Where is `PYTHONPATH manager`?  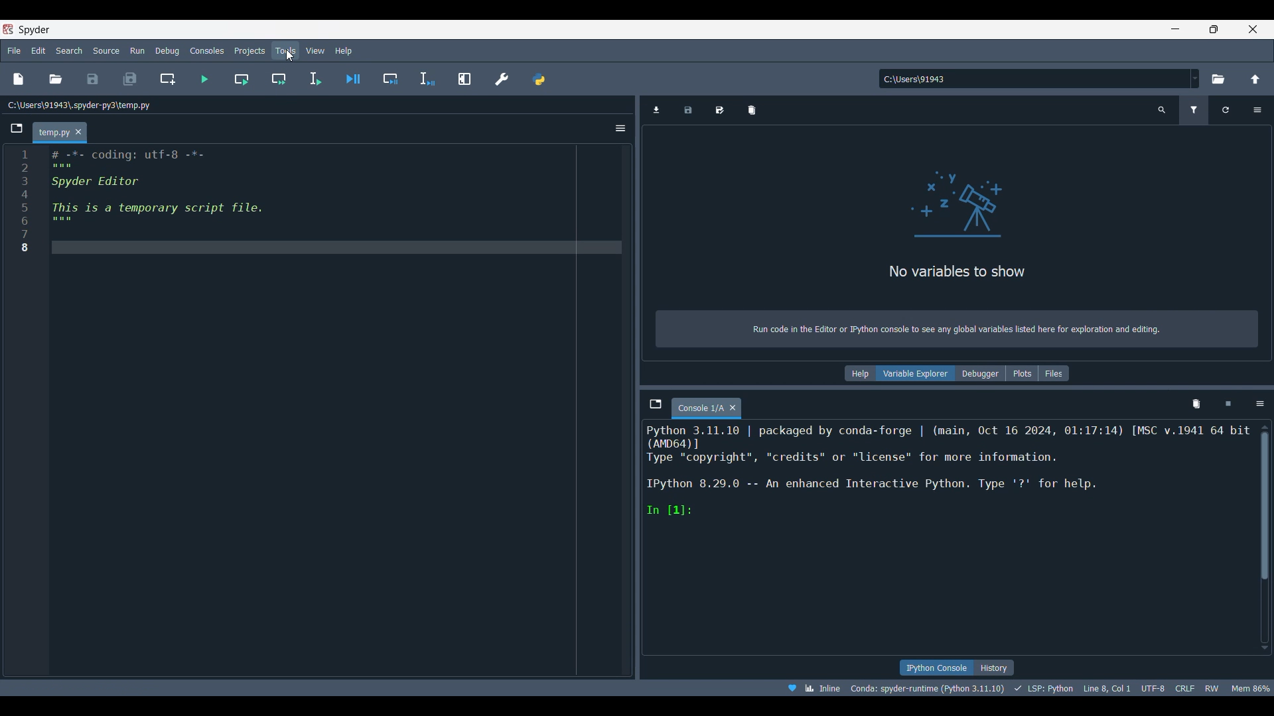
PYTHONPATH manager is located at coordinates (538, 79).